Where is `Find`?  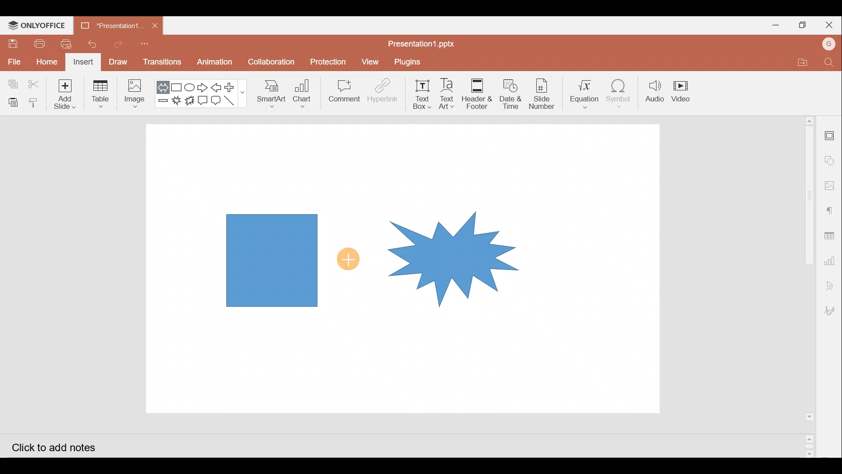 Find is located at coordinates (829, 63).